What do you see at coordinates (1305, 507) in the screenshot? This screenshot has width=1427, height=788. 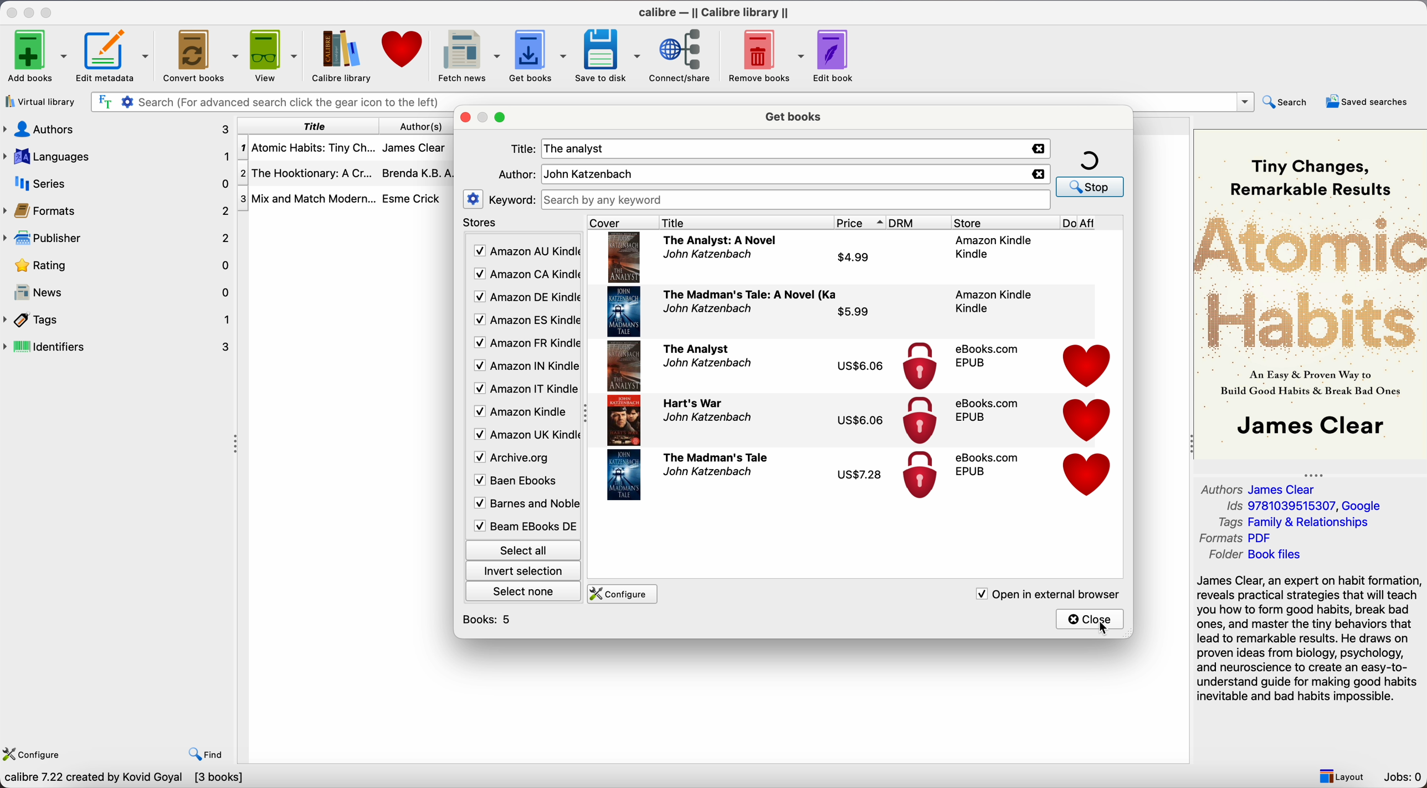 I see `Ids 9781039515307, Google` at bounding box center [1305, 507].